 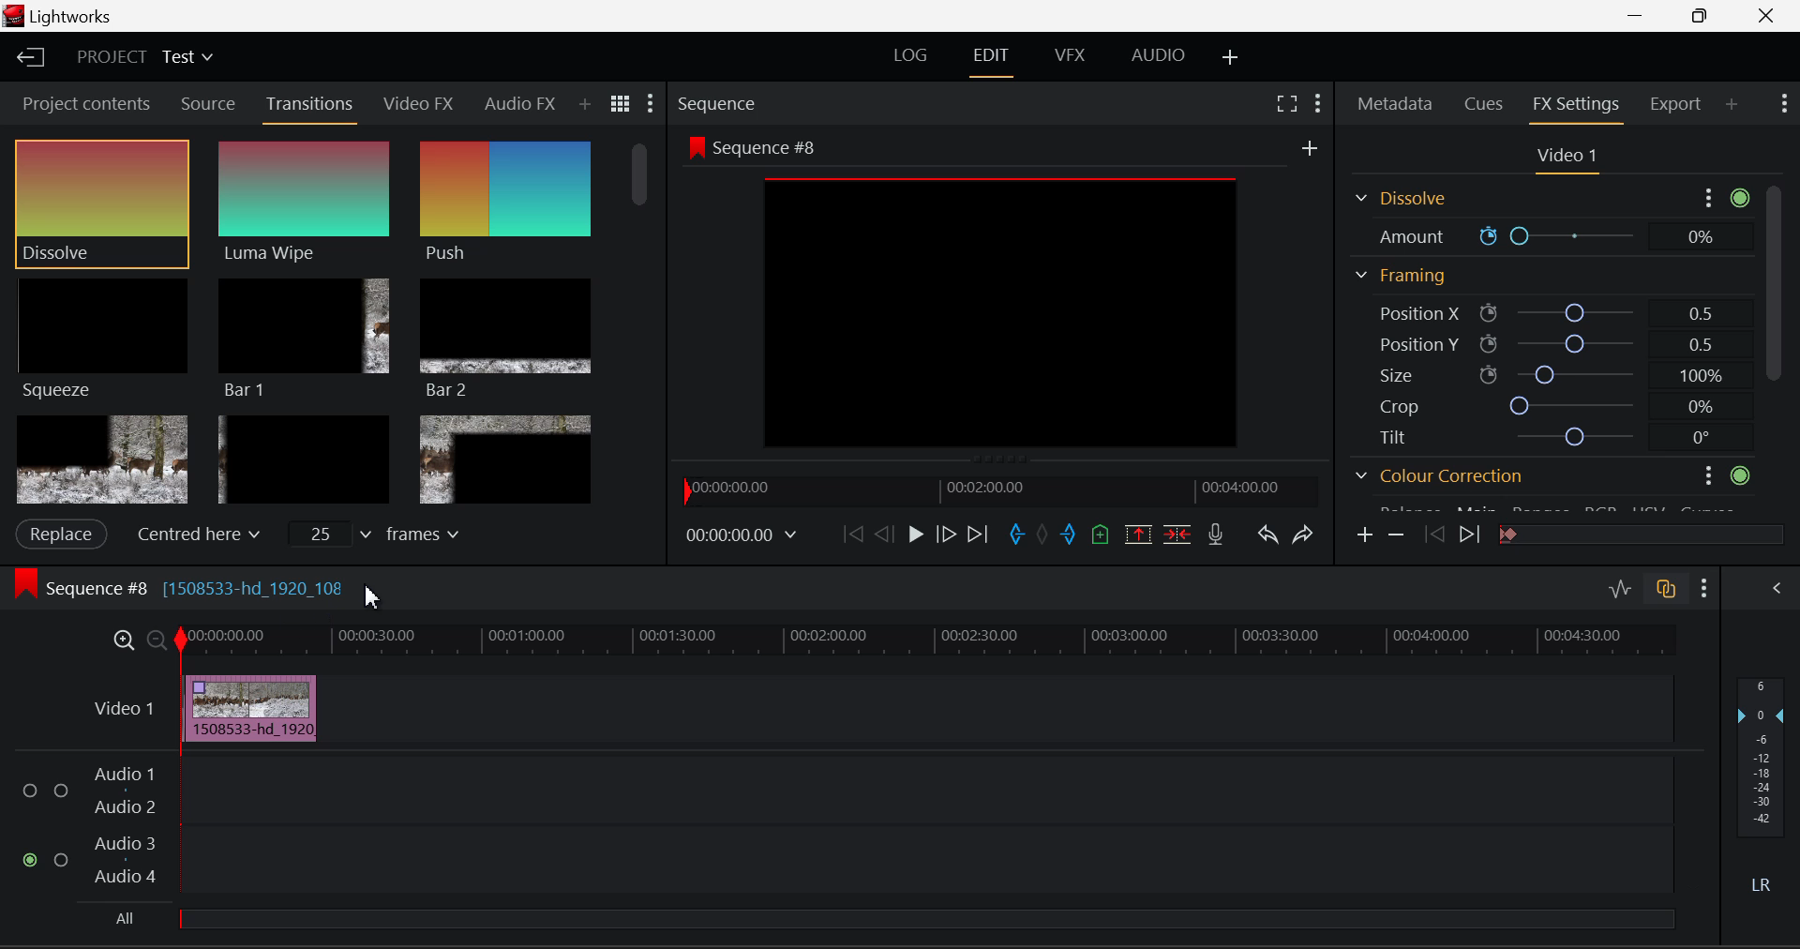 I want to click on Box 3, so click(x=504, y=459).